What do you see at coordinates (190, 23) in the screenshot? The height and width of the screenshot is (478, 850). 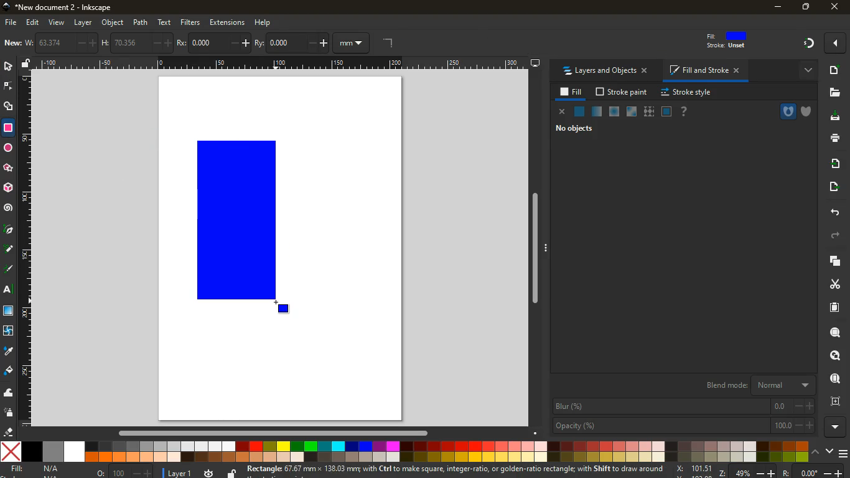 I see `filters` at bounding box center [190, 23].